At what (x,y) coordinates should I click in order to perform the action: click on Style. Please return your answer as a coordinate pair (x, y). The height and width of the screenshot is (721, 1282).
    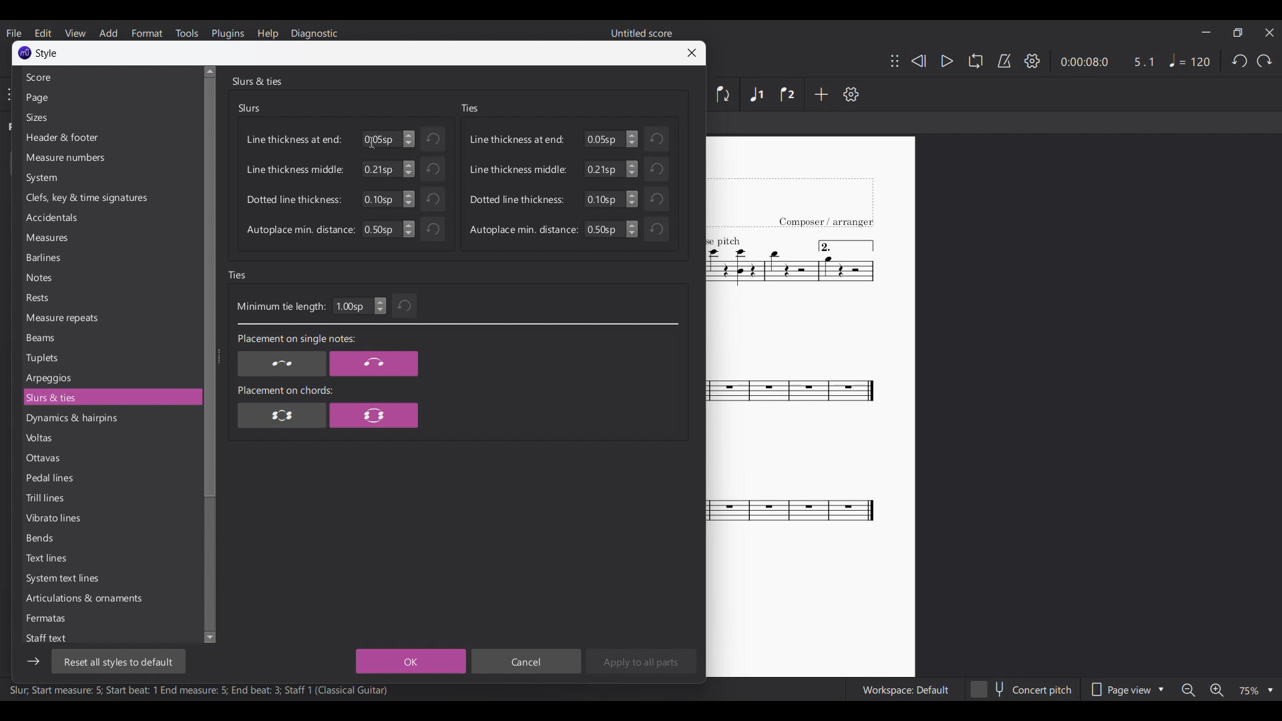
    Looking at the image, I should click on (47, 53).